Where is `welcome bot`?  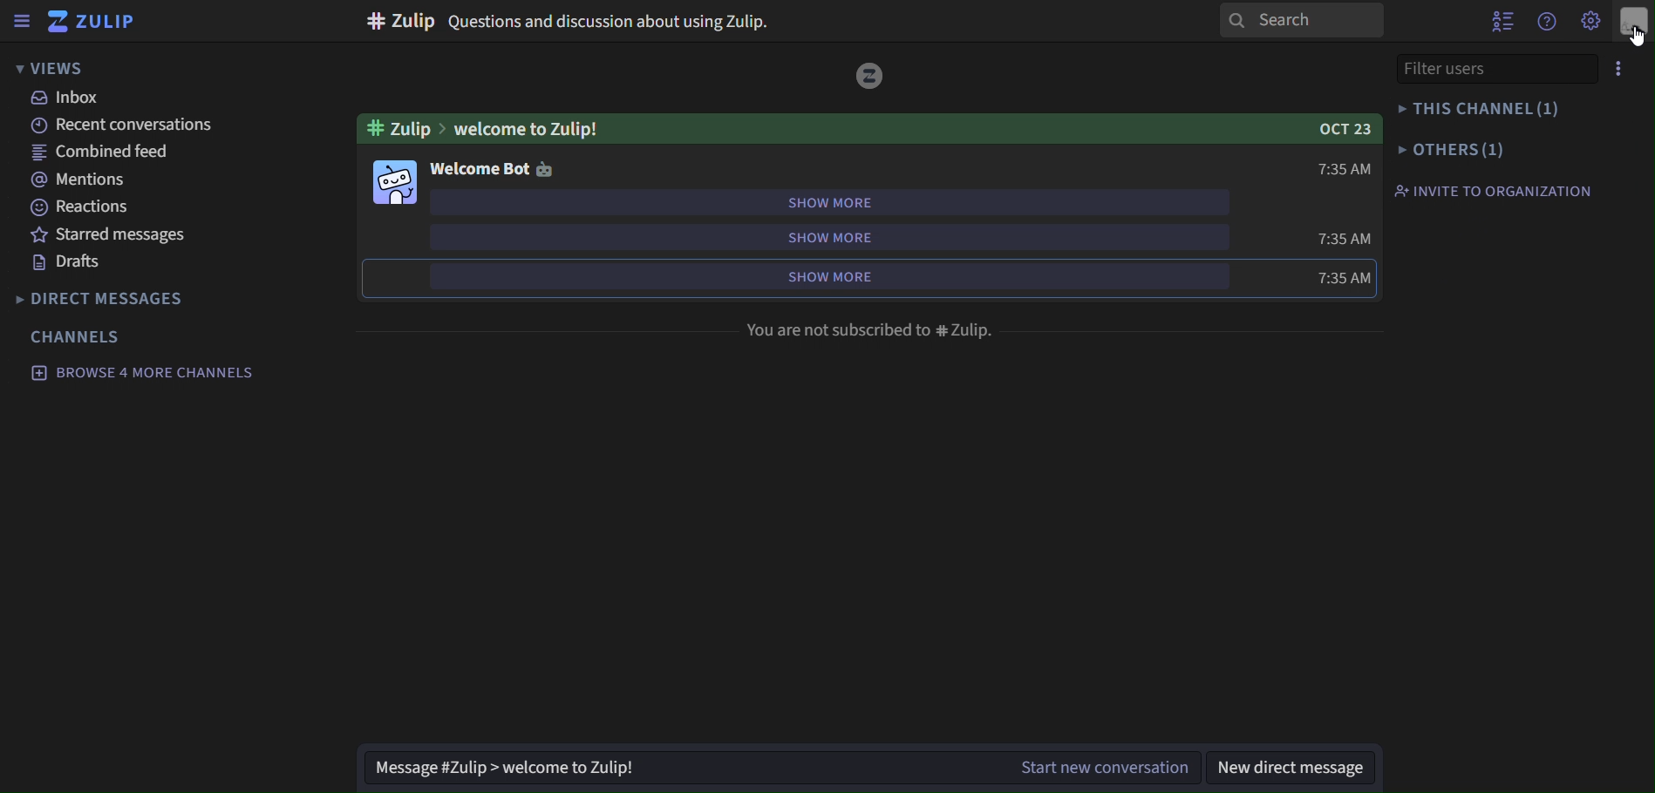
welcome bot is located at coordinates (480, 167).